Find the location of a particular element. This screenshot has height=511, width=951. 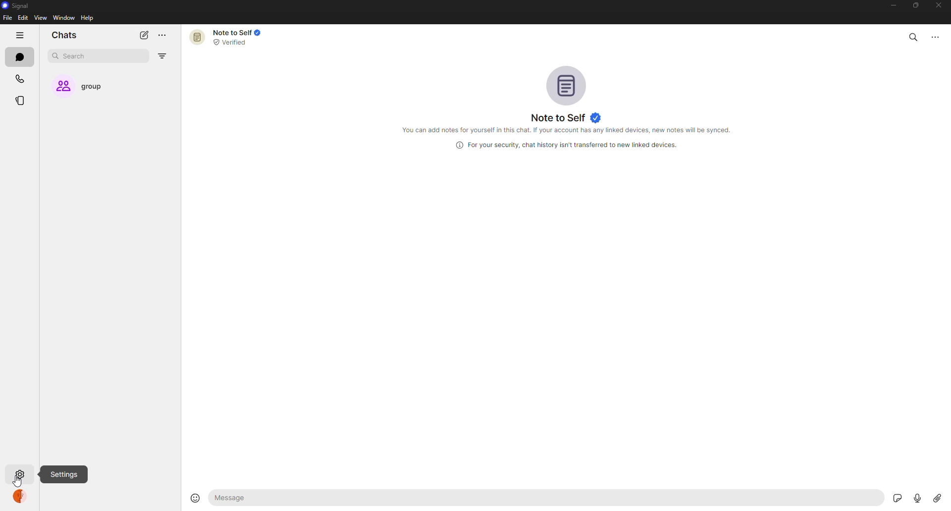

more is located at coordinates (940, 35).